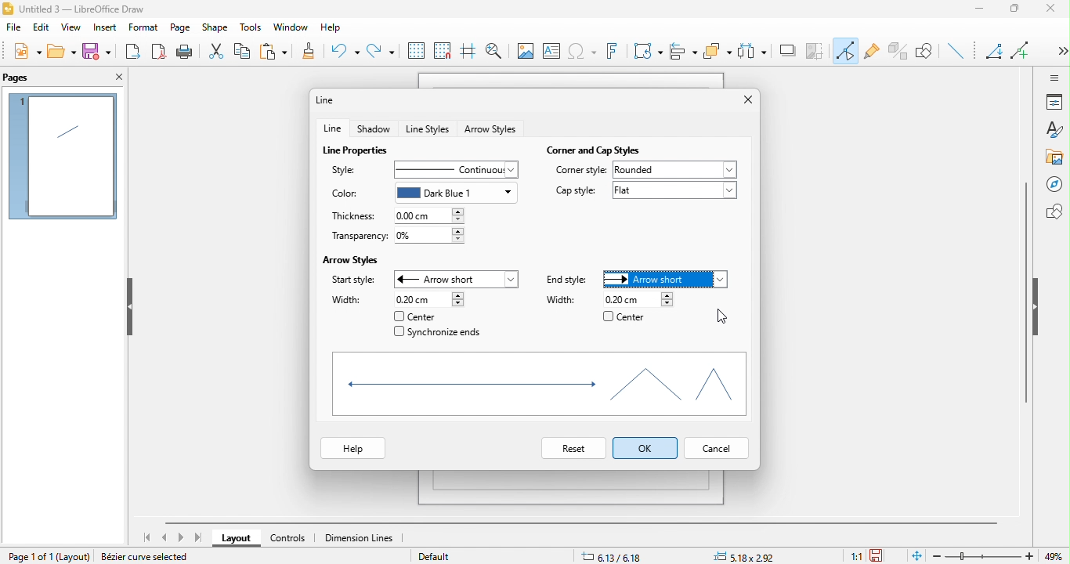 This screenshot has height=564, width=1070. I want to click on helpline while moving, so click(467, 52).